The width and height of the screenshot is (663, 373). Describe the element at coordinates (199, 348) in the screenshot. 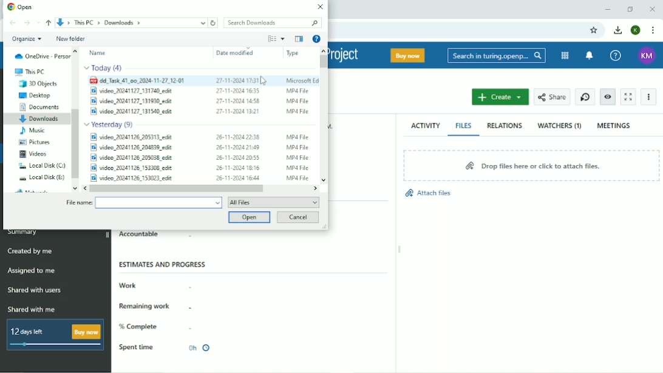

I see `0h` at that location.